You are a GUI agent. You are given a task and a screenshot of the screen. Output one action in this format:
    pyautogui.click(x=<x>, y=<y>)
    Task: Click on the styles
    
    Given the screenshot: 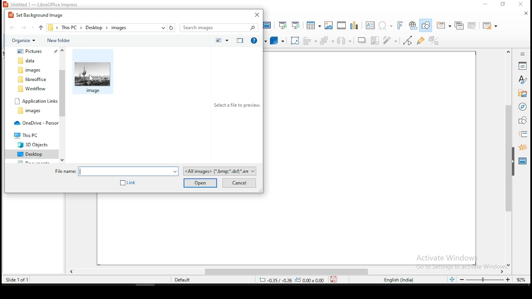 What is the action you would take?
    pyautogui.click(x=523, y=80)
    